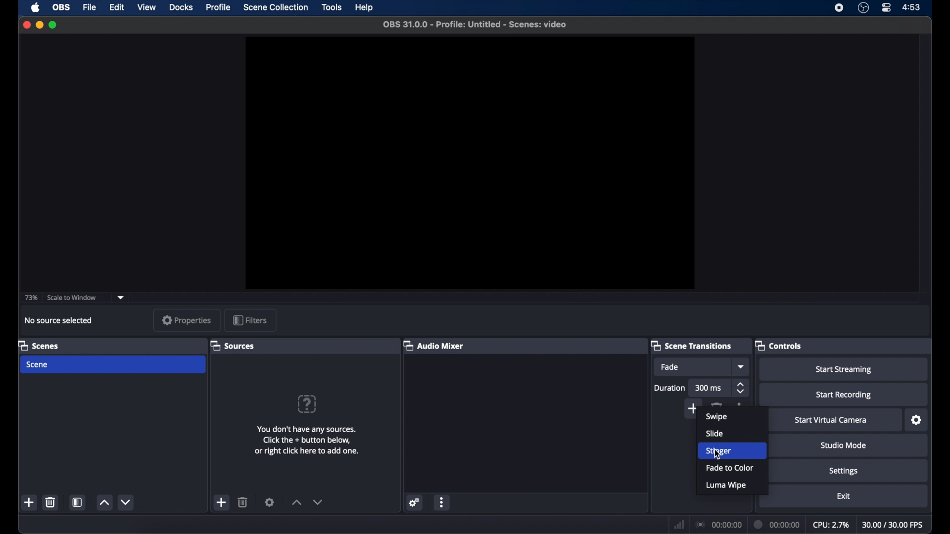  What do you see at coordinates (718, 404) in the screenshot?
I see `delete` at bounding box center [718, 404].